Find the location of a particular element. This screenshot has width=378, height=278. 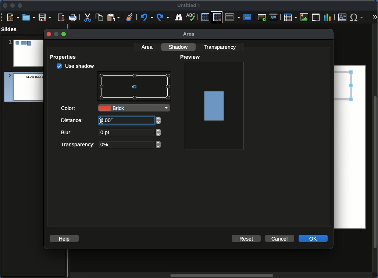

Current slide is located at coordinates (275, 17).